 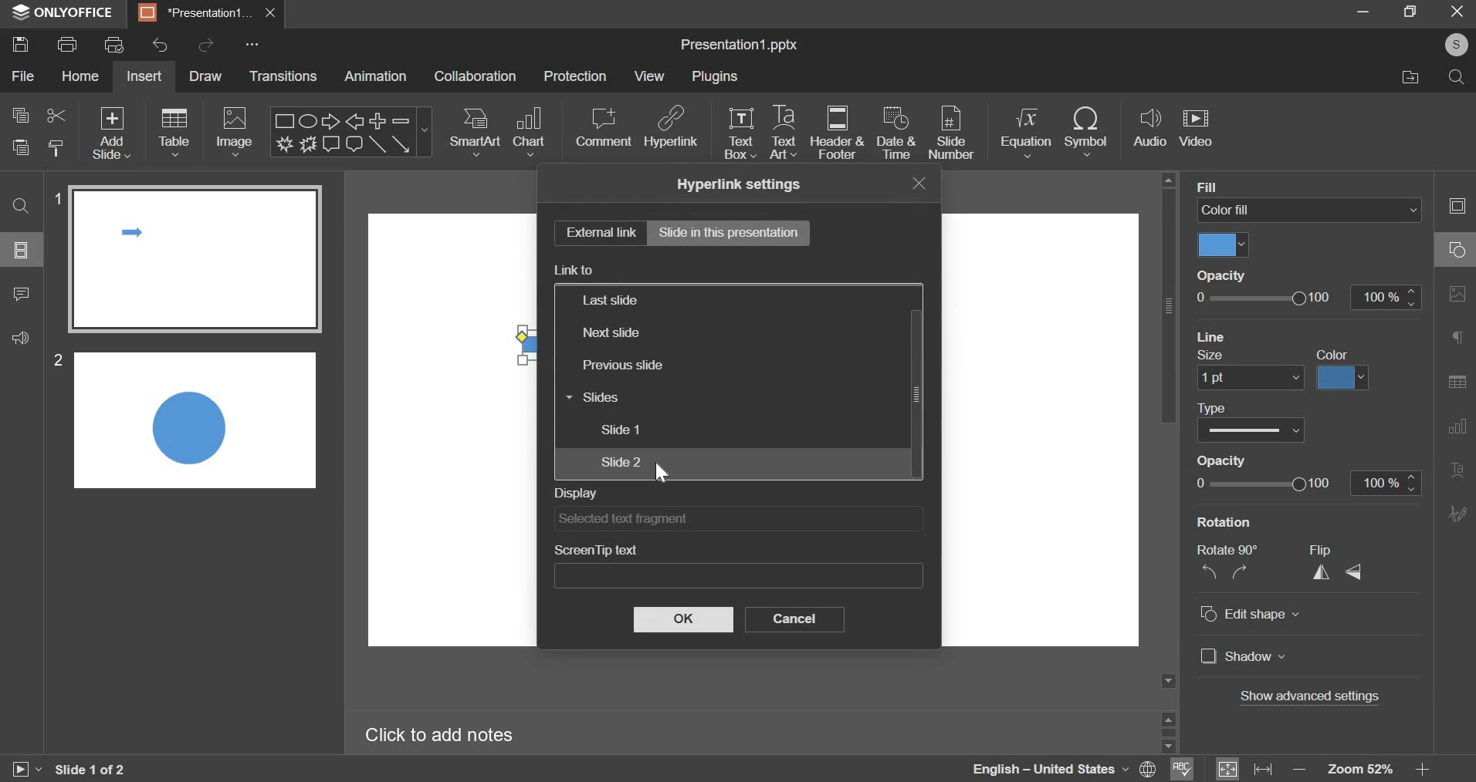 What do you see at coordinates (951, 133) in the screenshot?
I see `slide number` at bounding box center [951, 133].